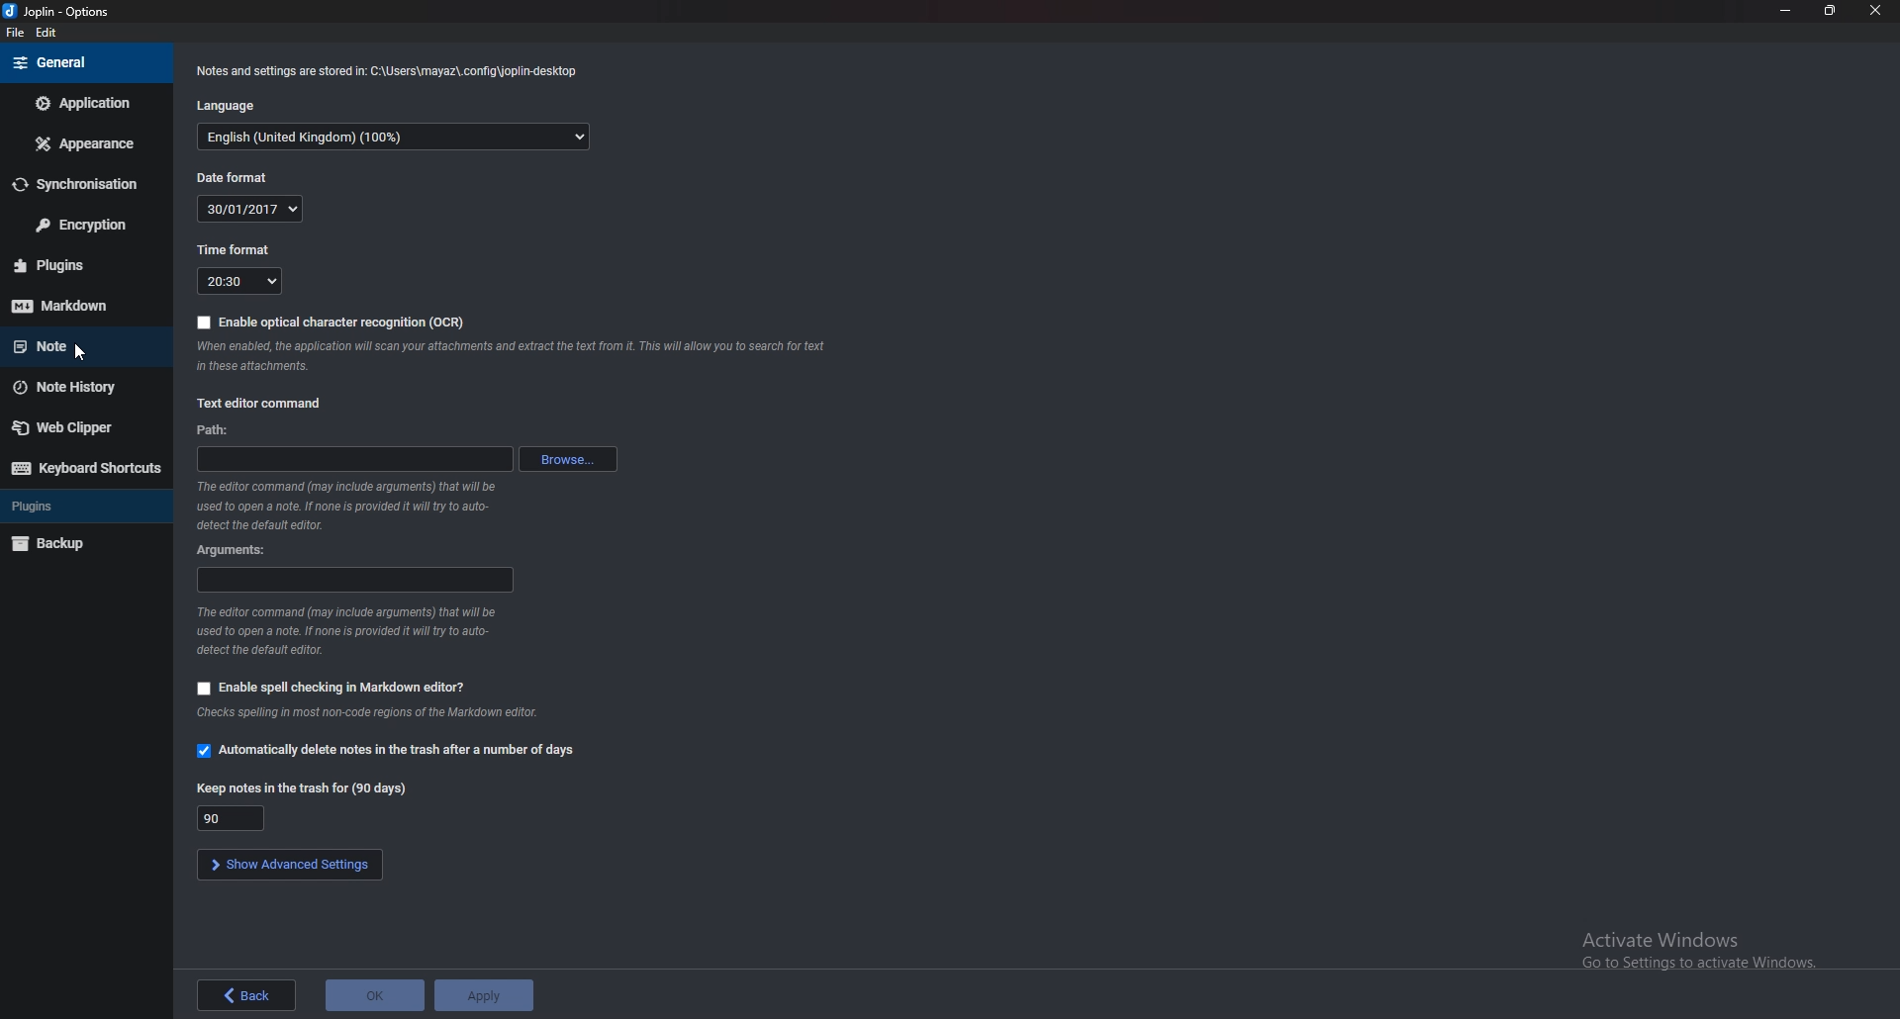 The width and height of the screenshot is (1900, 1019). Describe the element at coordinates (76, 265) in the screenshot. I see `Plugins` at that location.